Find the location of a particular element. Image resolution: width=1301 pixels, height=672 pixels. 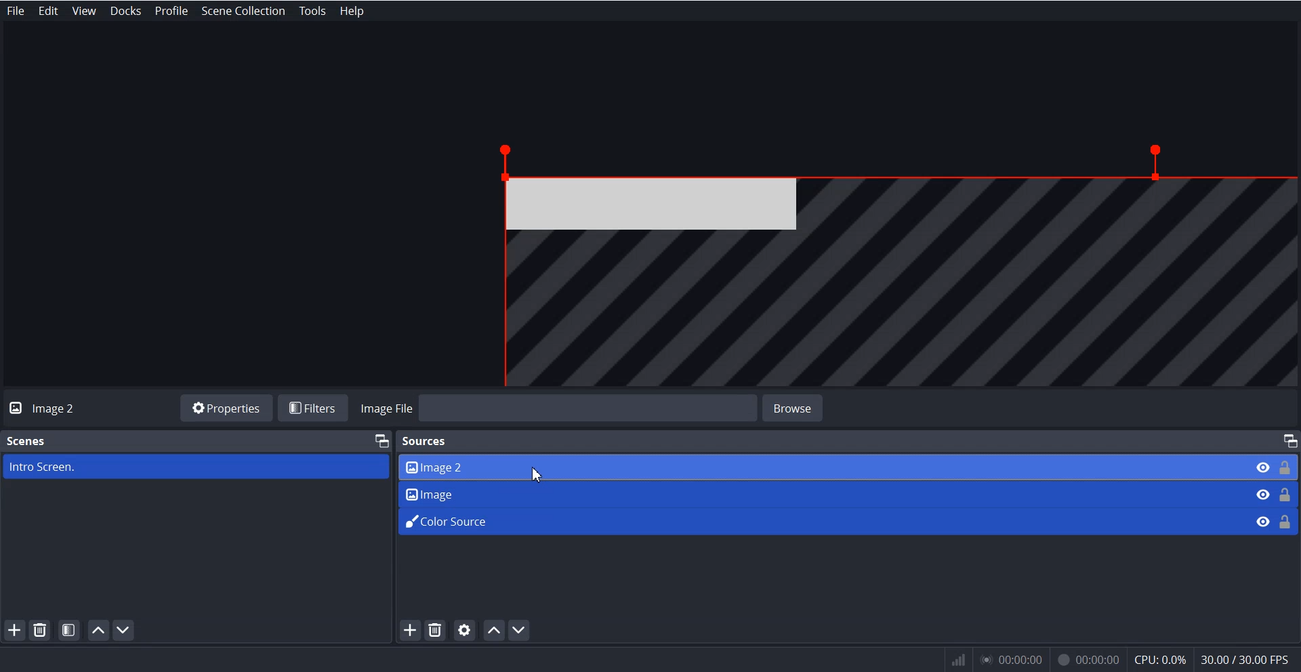

cpu is located at coordinates (1159, 658).